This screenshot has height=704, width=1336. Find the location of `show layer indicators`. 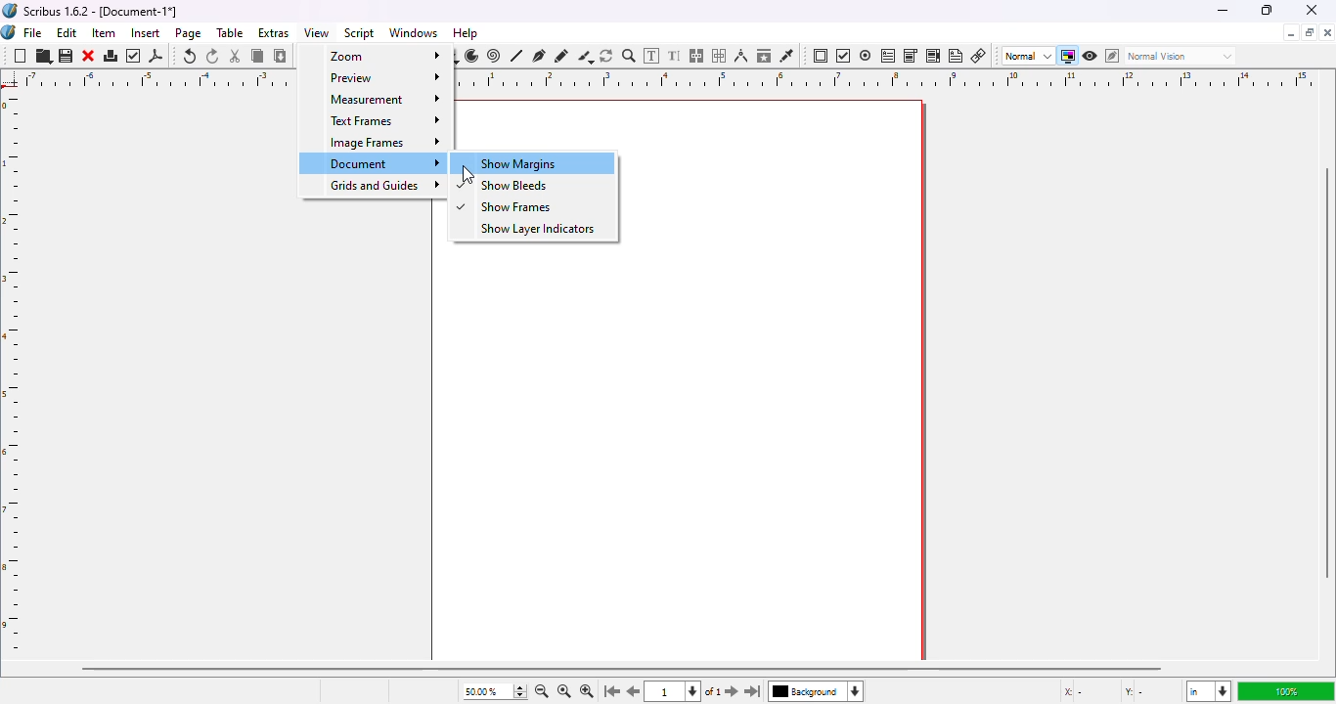

show layer indicators is located at coordinates (531, 229).